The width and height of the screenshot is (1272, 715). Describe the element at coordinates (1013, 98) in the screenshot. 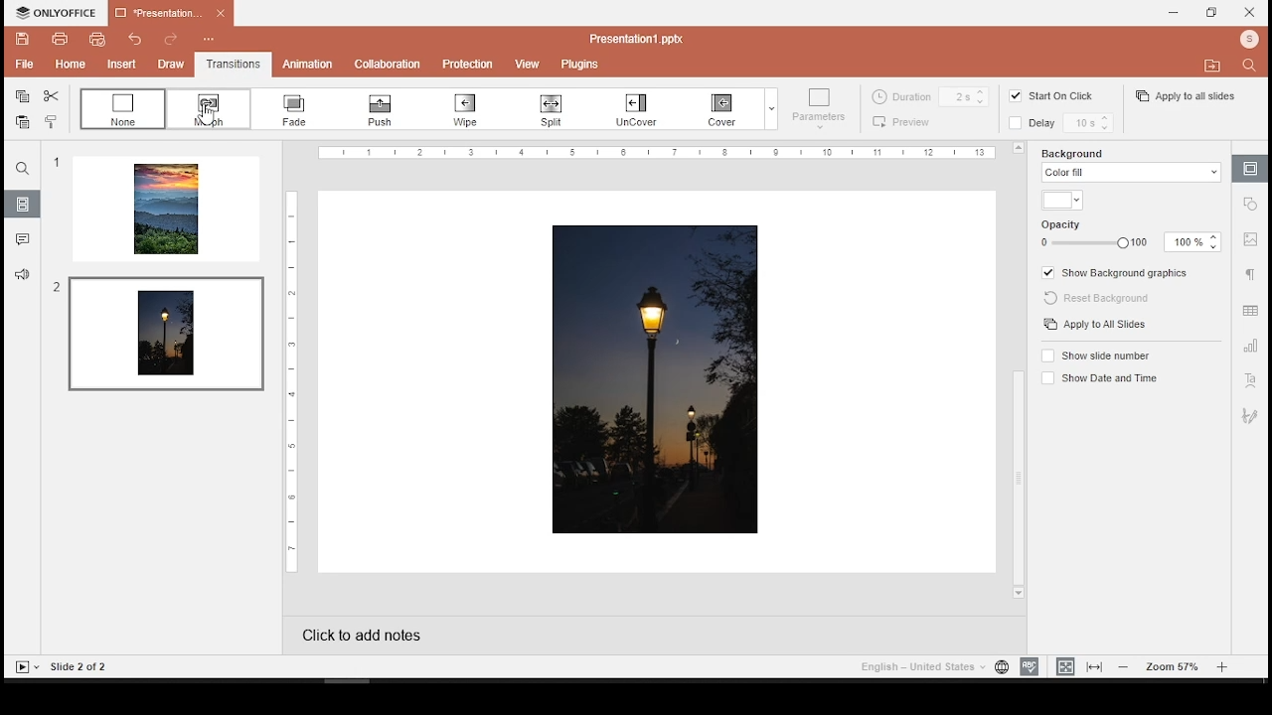

I see `slide style` at that location.